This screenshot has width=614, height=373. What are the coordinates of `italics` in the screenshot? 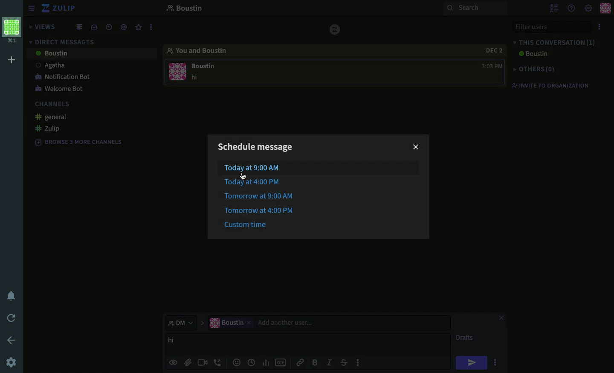 It's located at (330, 362).